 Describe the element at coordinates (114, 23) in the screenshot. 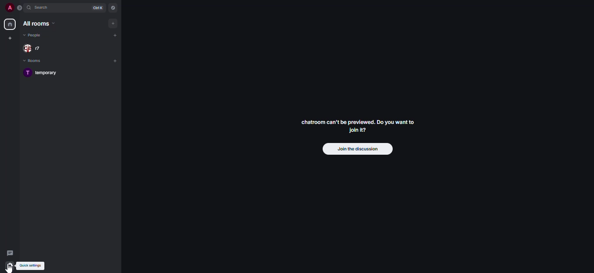

I see `add` at that location.